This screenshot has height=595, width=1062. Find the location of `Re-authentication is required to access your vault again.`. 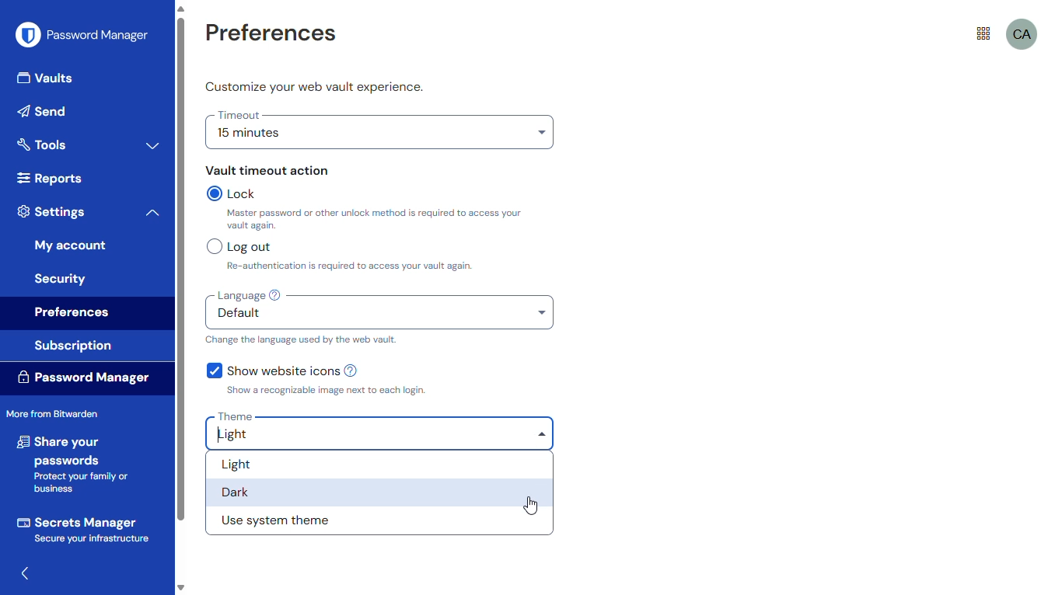

Re-authentication is required to access your vault again. is located at coordinates (414, 266).